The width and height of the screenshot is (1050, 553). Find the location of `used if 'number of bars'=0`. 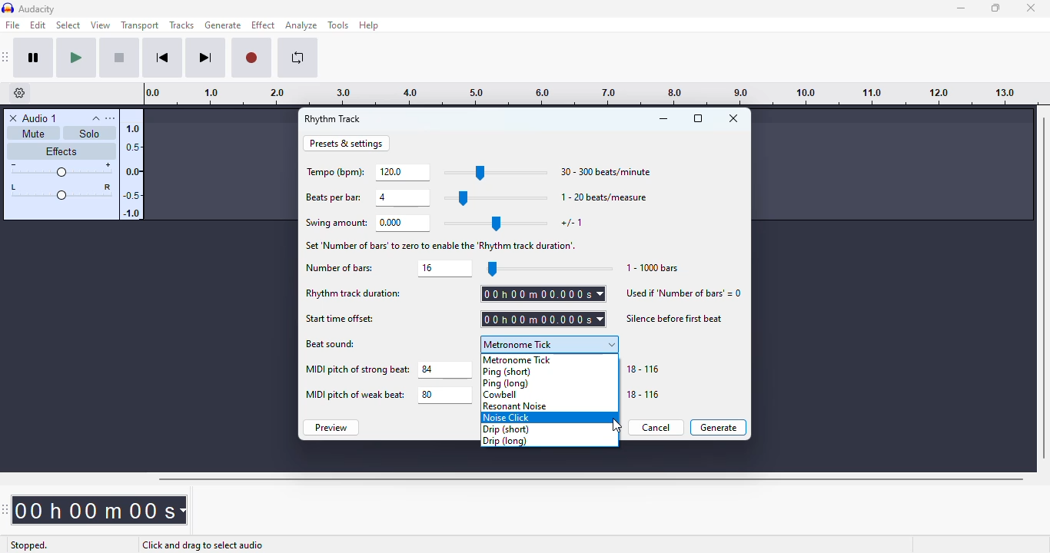

used if 'number of bars'=0 is located at coordinates (684, 293).